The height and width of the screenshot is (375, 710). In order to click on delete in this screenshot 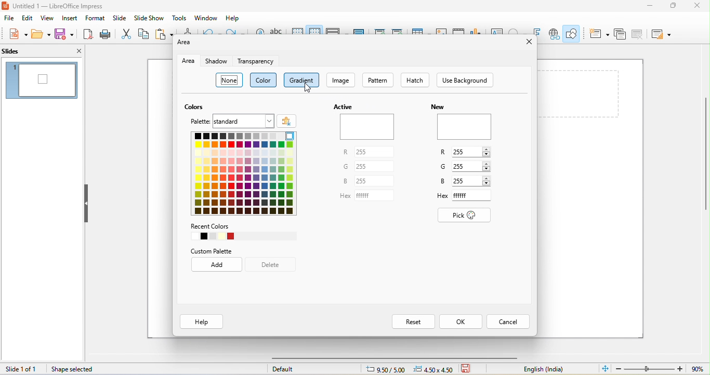, I will do `click(271, 265)`.